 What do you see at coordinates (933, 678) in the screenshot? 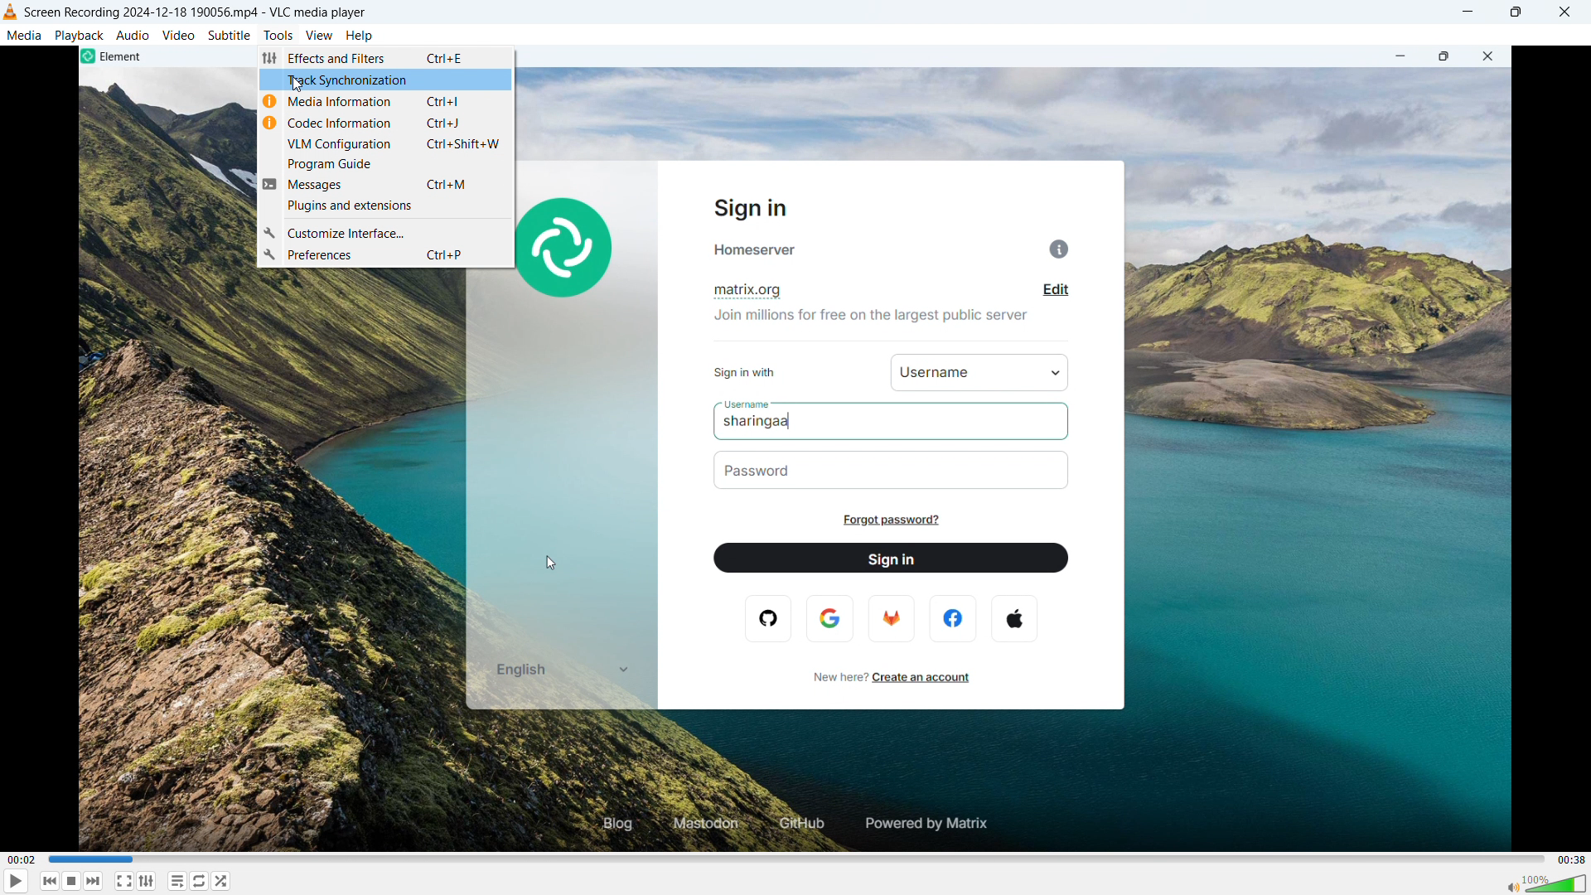
I see `create an account` at bounding box center [933, 678].